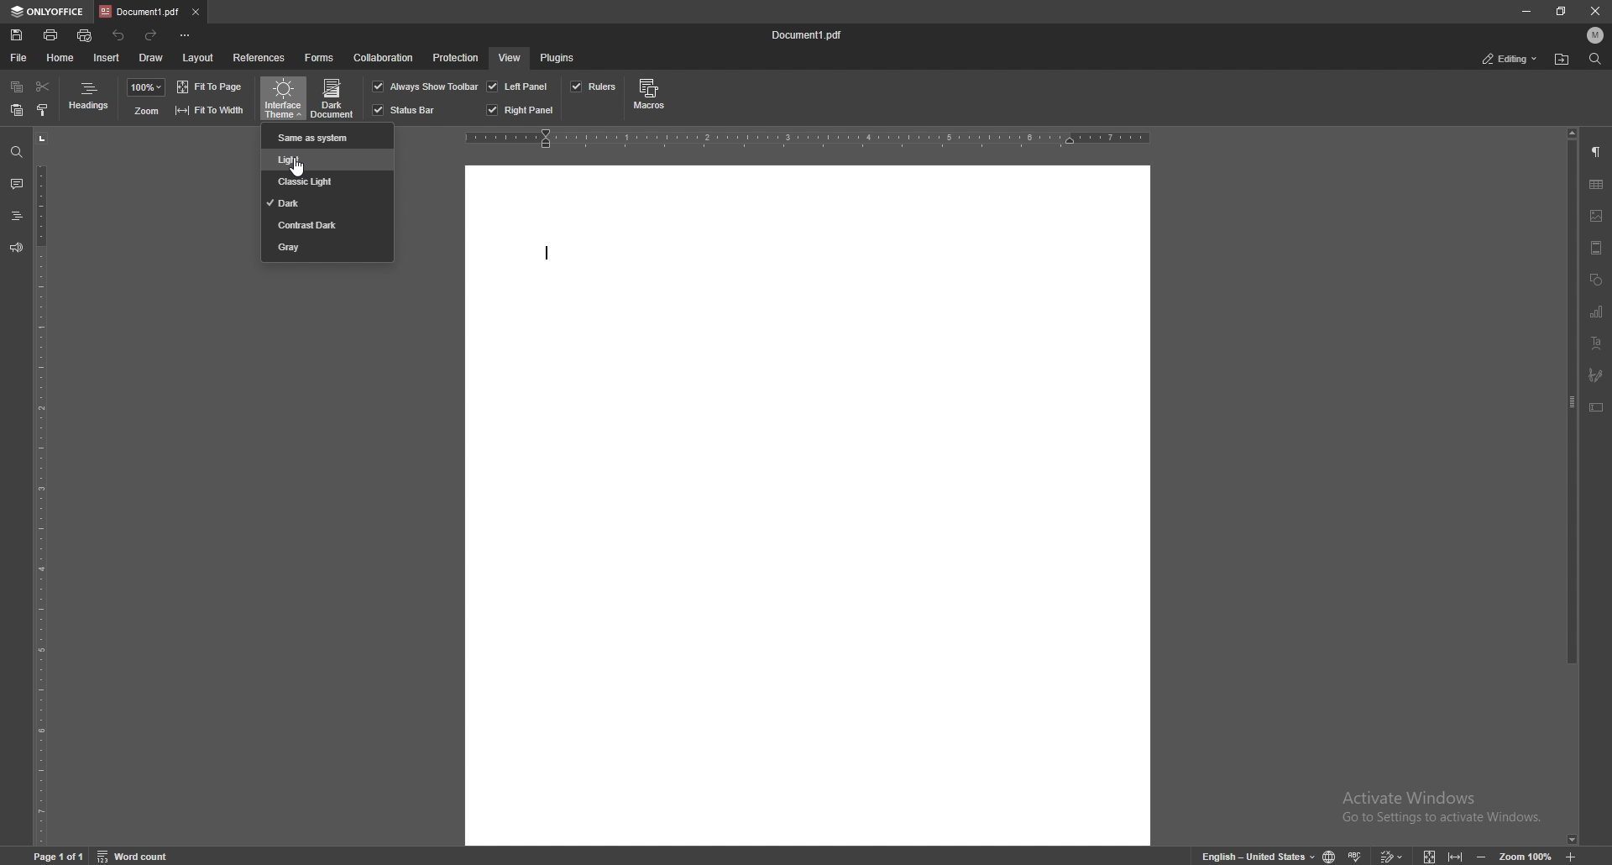 The width and height of the screenshot is (1612, 865). Describe the element at coordinates (1595, 374) in the screenshot. I see `signature` at that location.